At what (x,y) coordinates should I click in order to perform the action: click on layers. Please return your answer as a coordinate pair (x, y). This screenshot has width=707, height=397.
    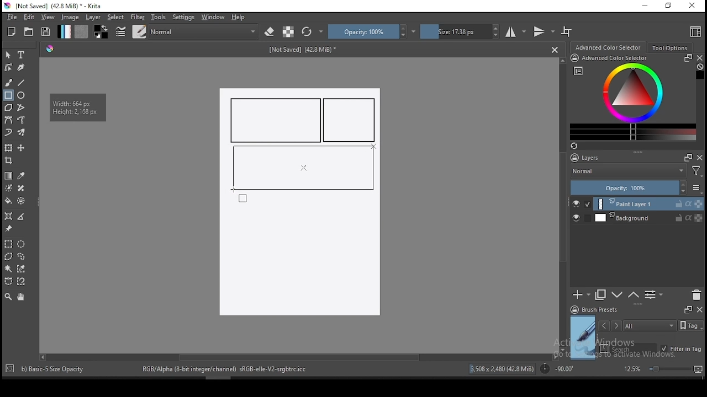
    Looking at the image, I should click on (588, 158).